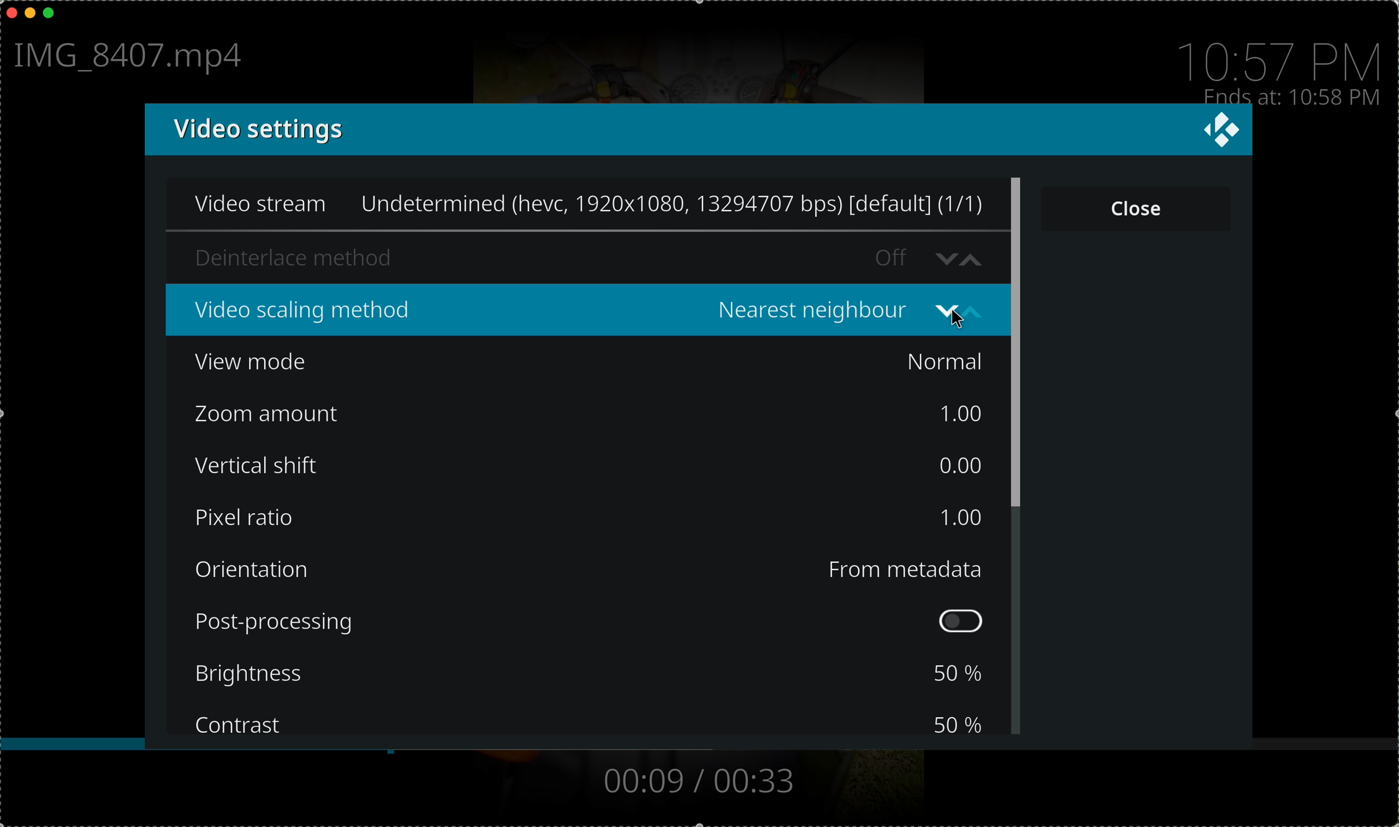  Describe the element at coordinates (9, 12) in the screenshot. I see `close ` at that location.